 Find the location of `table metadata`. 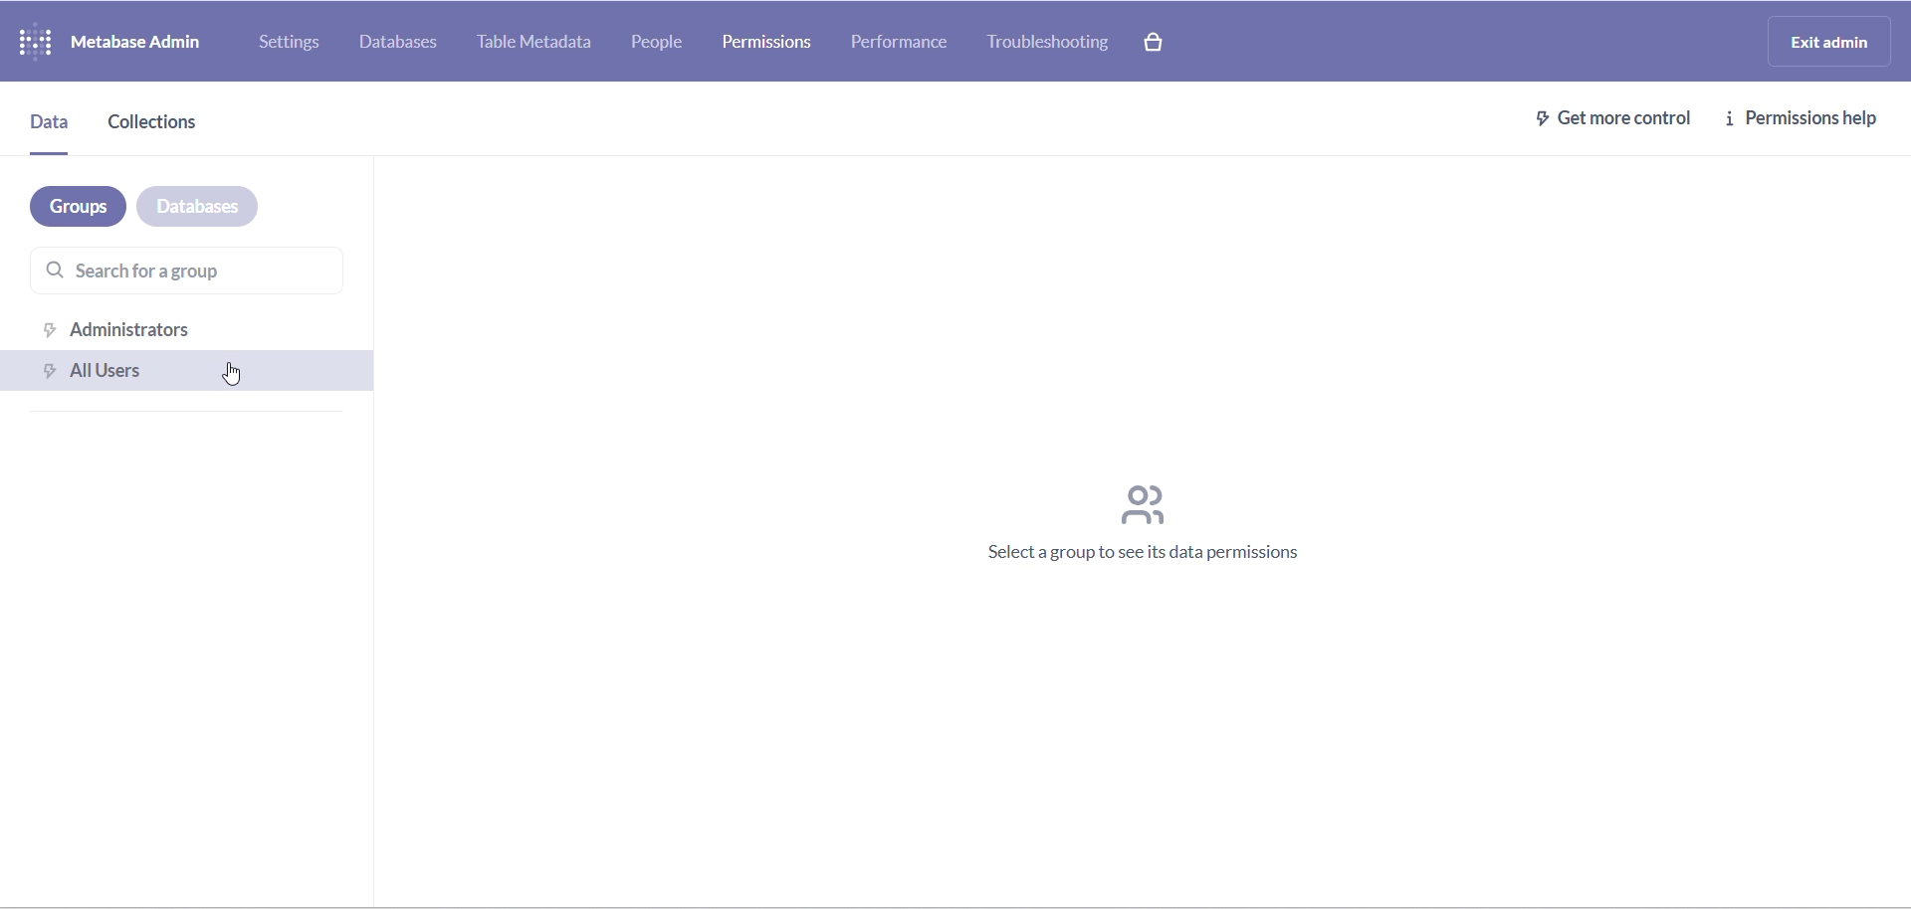

table metadata is located at coordinates (542, 44).